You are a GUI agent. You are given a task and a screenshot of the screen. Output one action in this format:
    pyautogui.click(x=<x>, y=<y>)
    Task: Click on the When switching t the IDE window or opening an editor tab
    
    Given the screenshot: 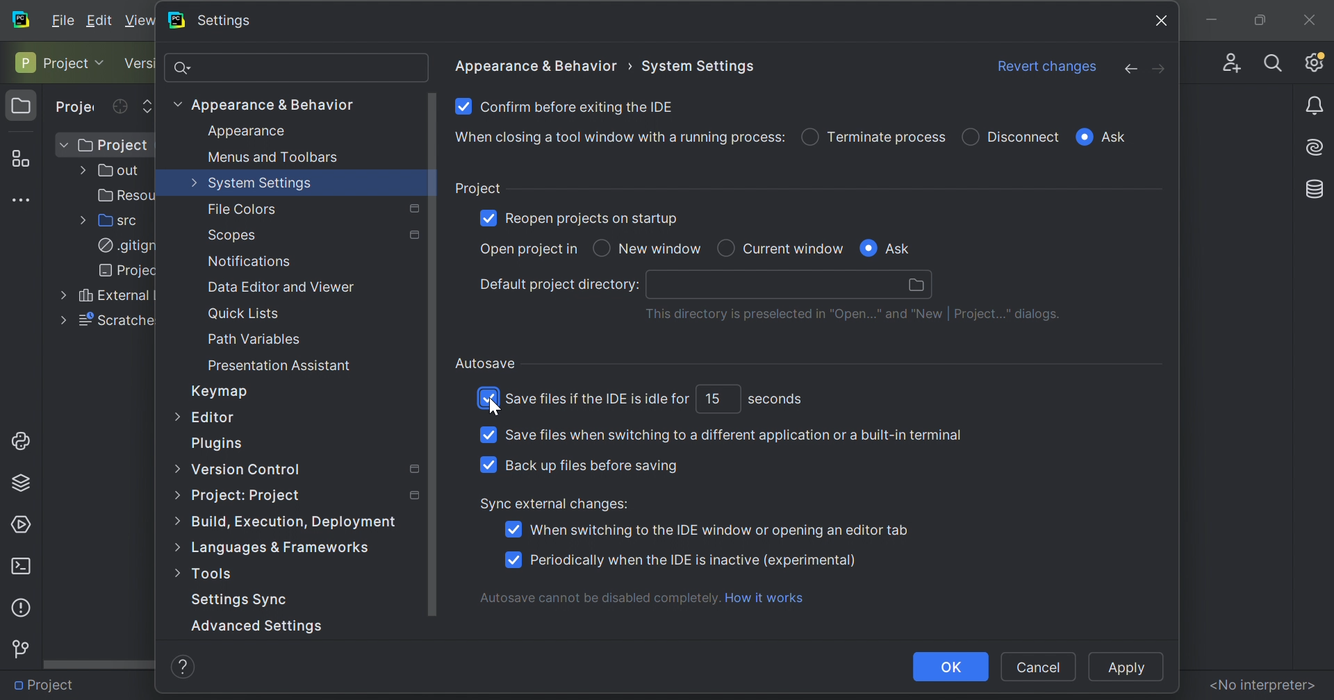 What is the action you would take?
    pyautogui.click(x=717, y=530)
    